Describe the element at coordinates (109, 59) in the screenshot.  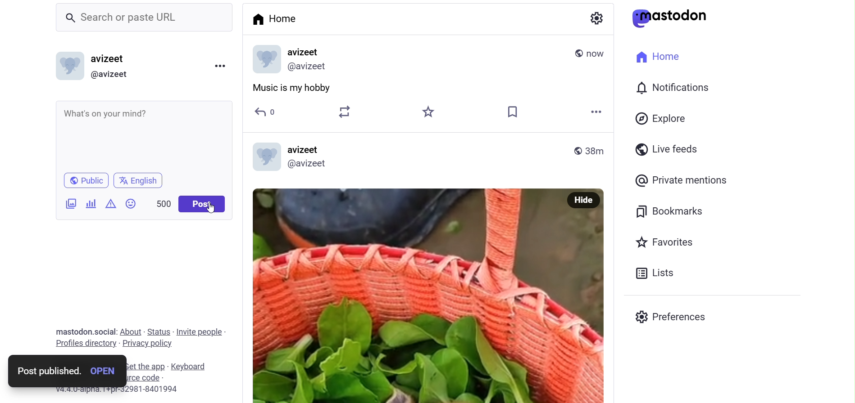
I see `avizeet` at that location.